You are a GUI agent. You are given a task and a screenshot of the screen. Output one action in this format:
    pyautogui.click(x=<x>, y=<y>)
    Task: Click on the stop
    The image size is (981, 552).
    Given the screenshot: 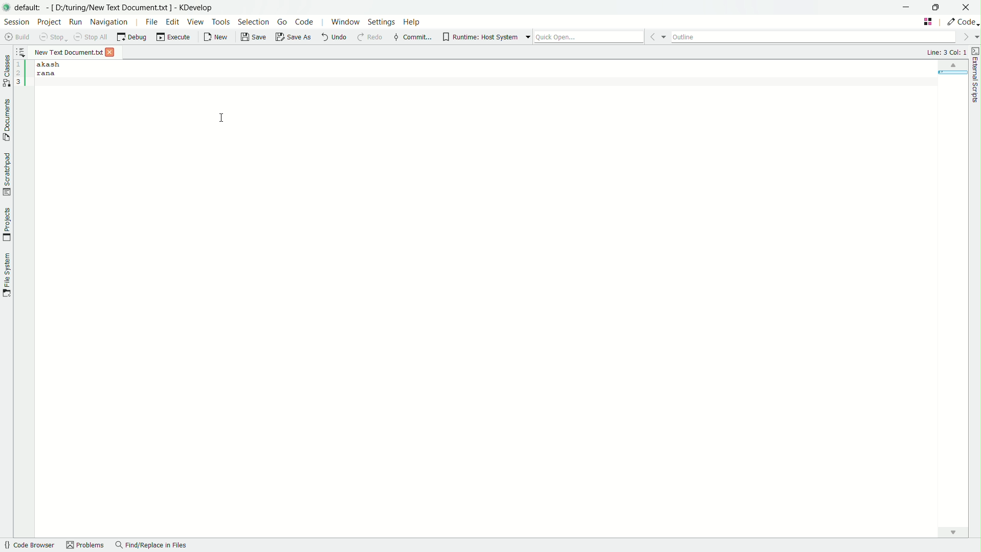 What is the action you would take?
    pyautogui.click(x=54, y=37)
    